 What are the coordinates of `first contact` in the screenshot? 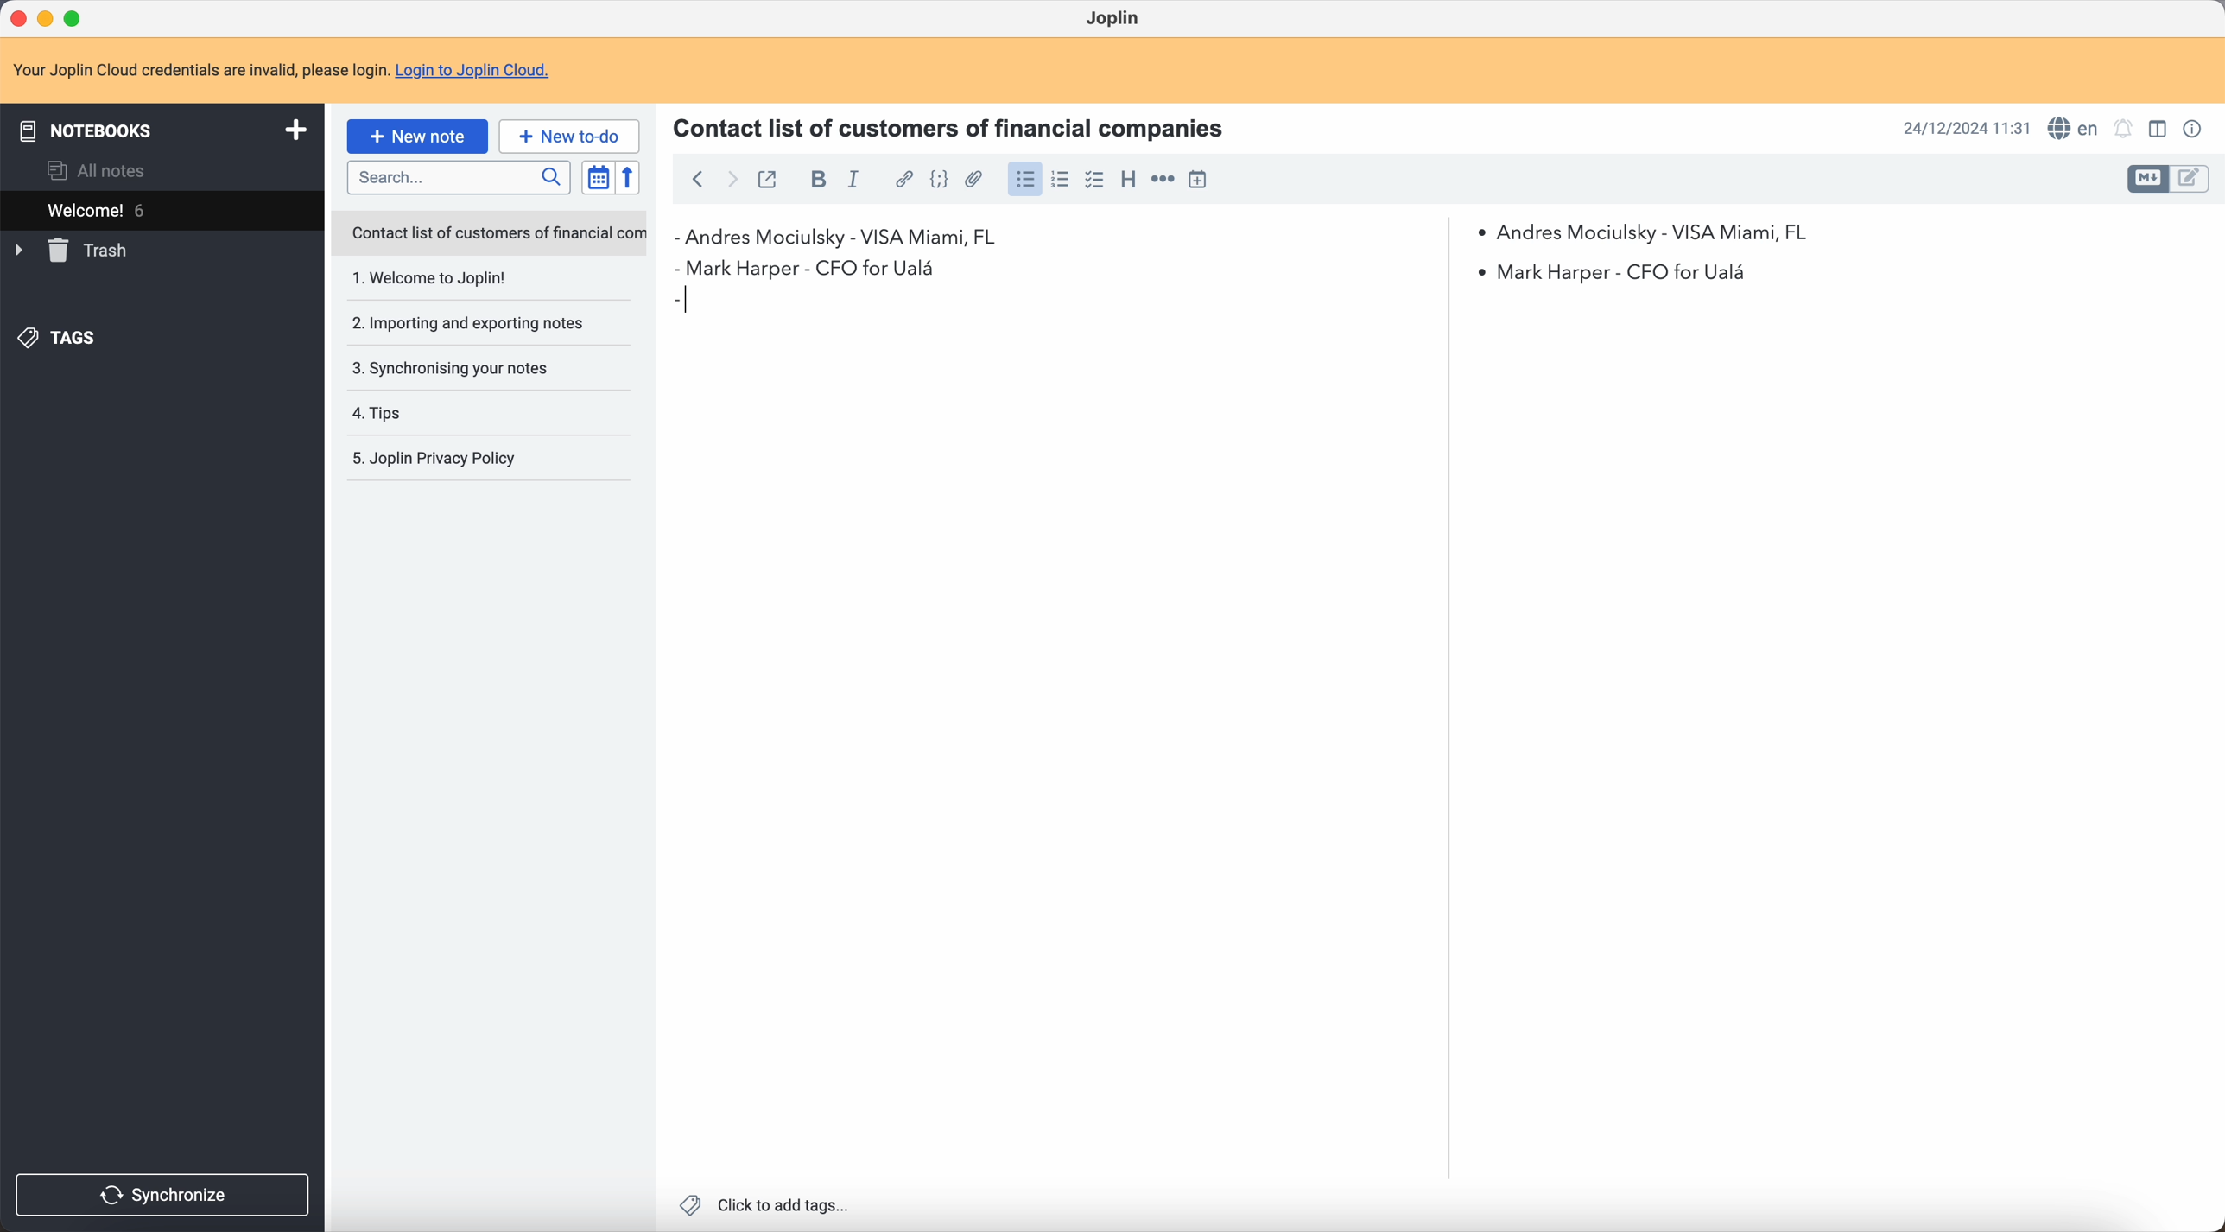 It's located at (847, 238).